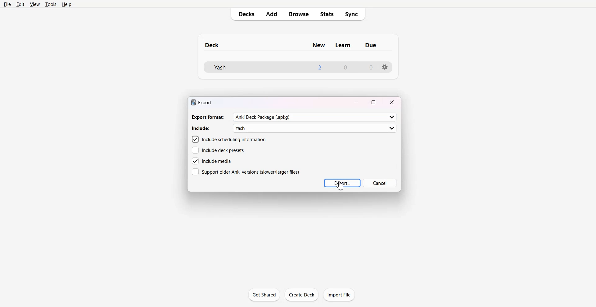  What do you see at coordinates (272, 14) in the screenshot?
I see `Add` at bounding box center [272, 14].